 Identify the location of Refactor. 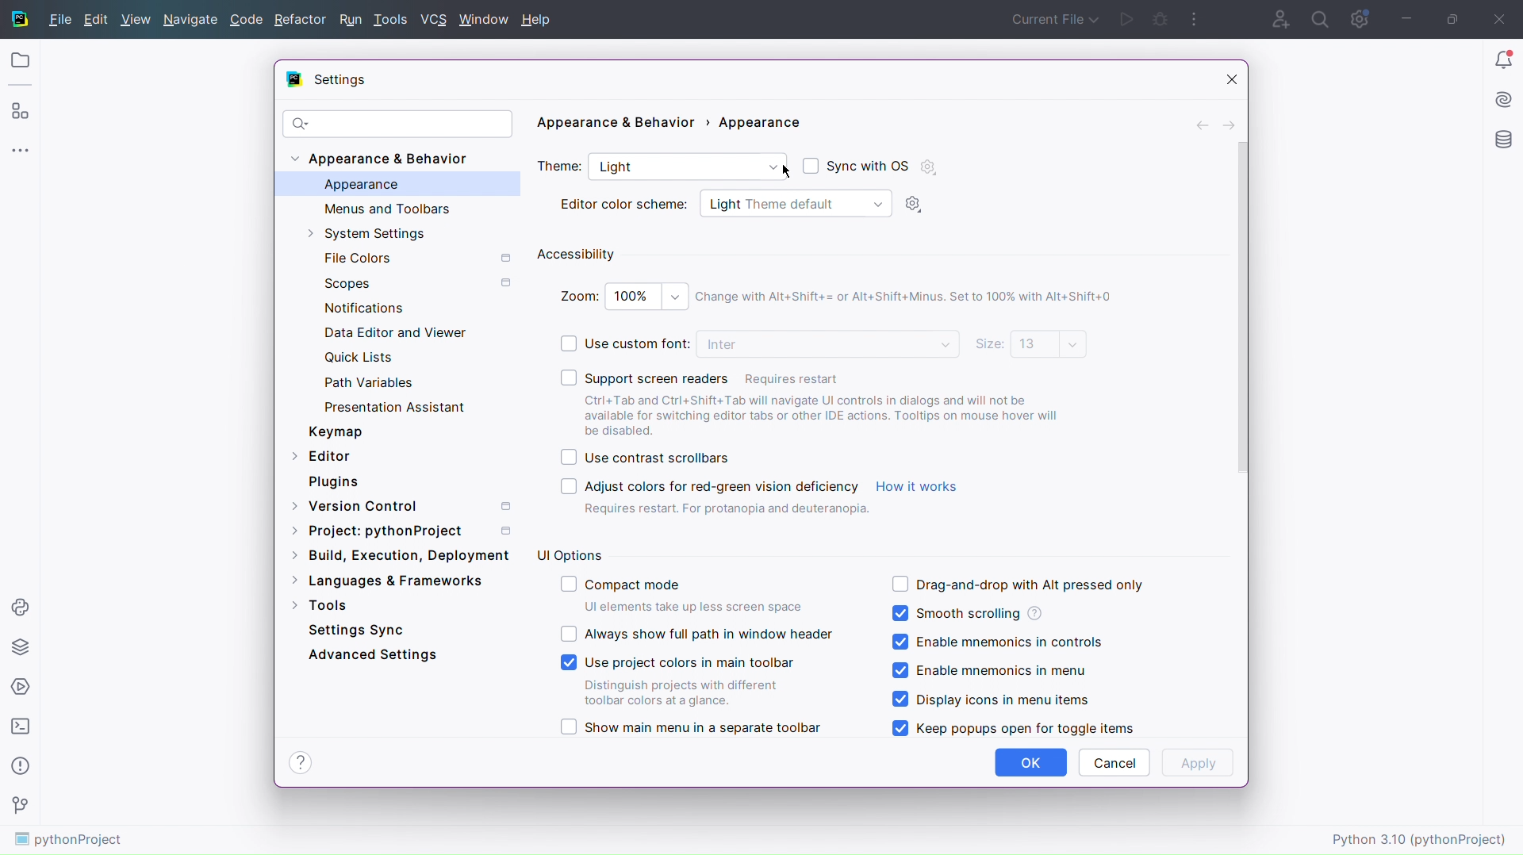
(301, 19).